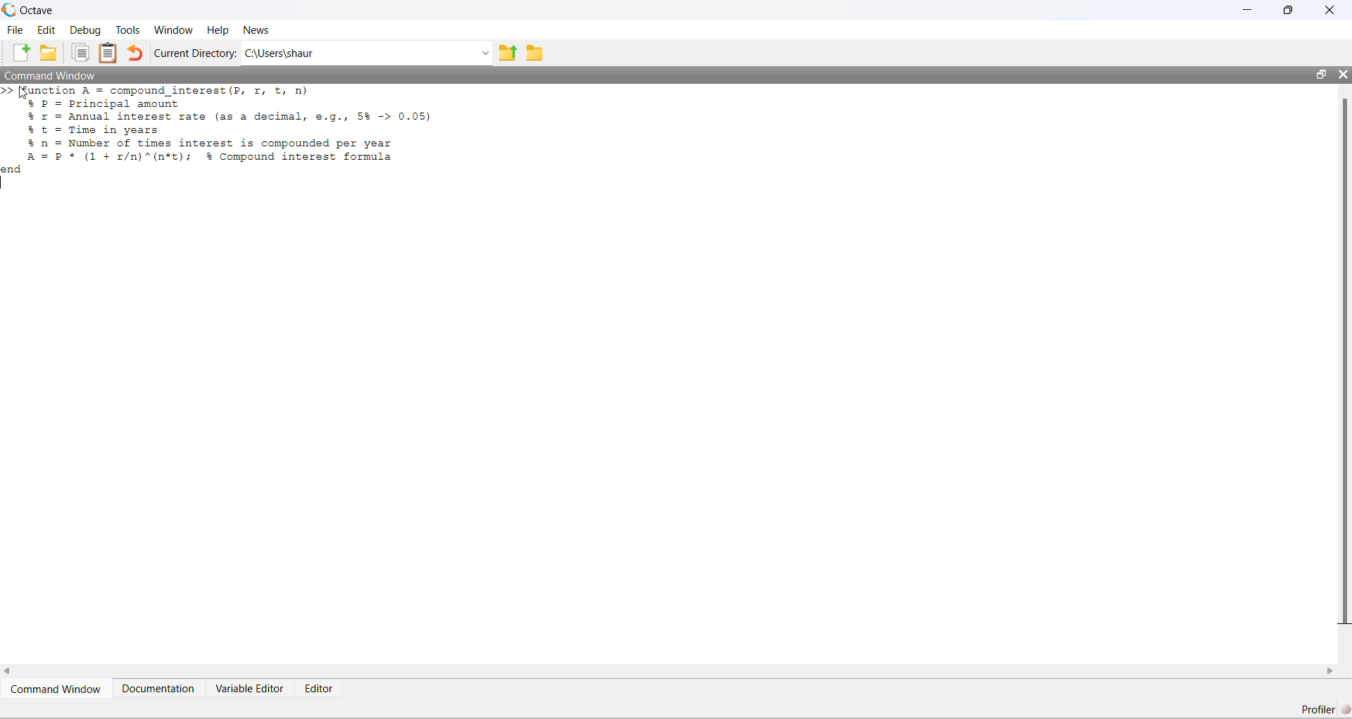 The width and height of the screenshot is (1352, 719). Describe the element at coordinates (1324, 708) in the screenshot. I see `Profiler` at that location.